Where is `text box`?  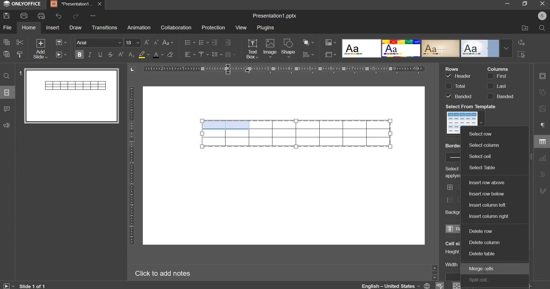
text box is located at coordinates (252, 49).